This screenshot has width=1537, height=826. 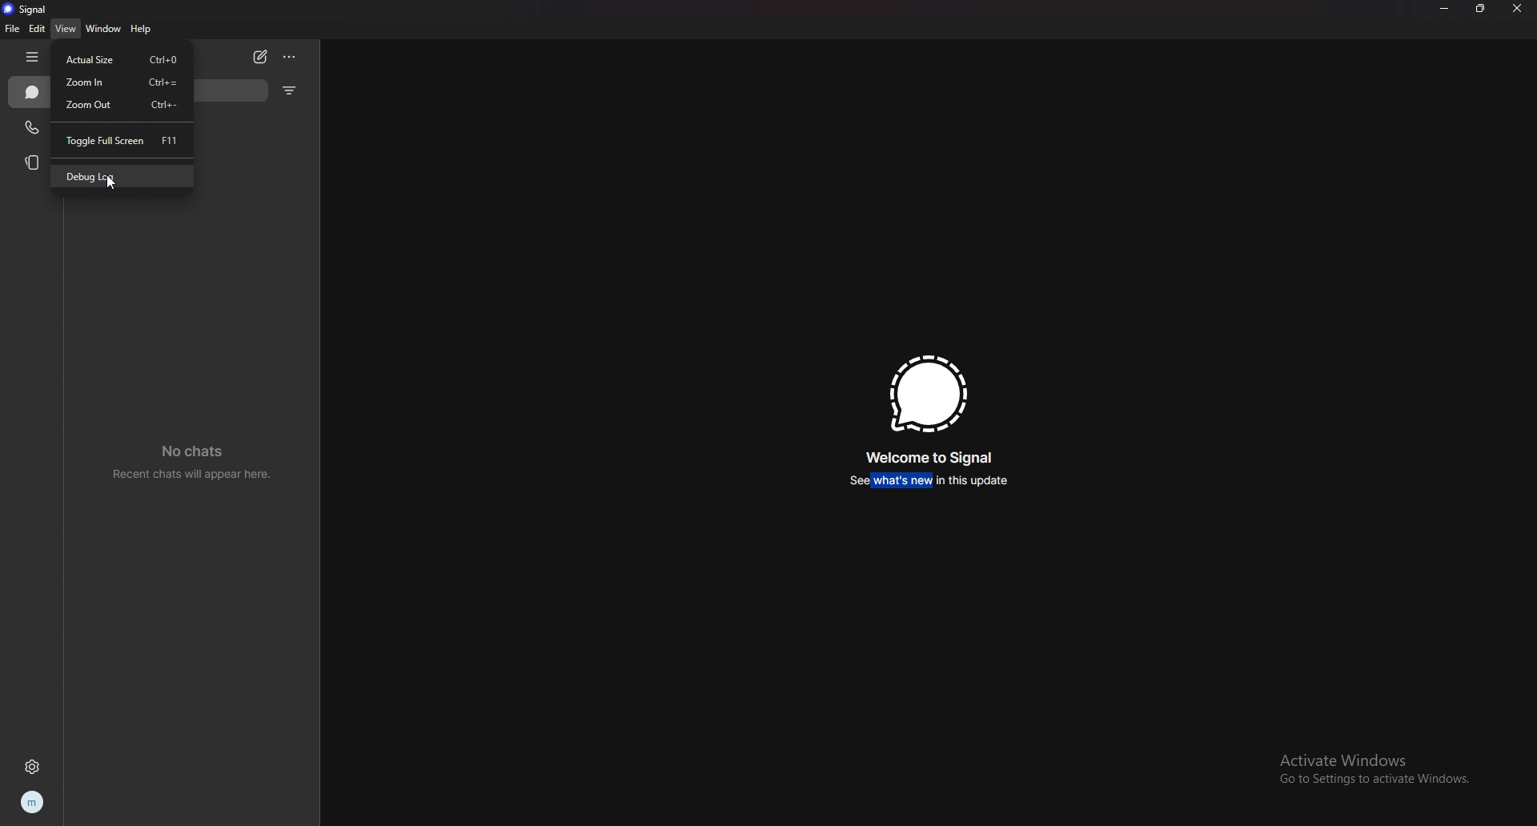 What do you see at coordinates (260, 56) in the screenshot?
I see `newchat` at bounding box center [260, 56].